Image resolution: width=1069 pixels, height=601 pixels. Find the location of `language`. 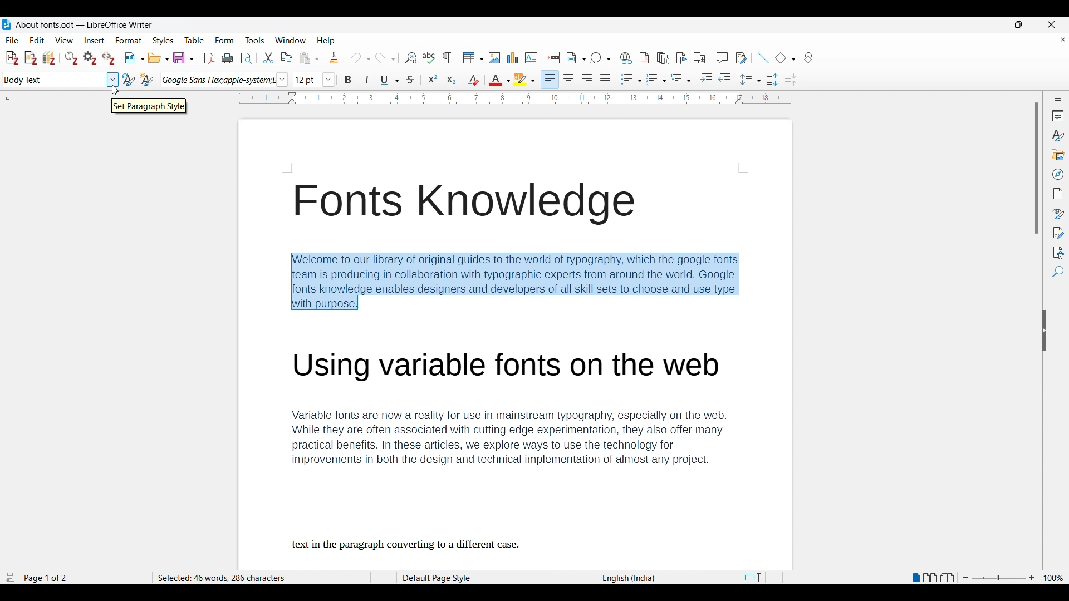

language is located at coordinates (627, 578).